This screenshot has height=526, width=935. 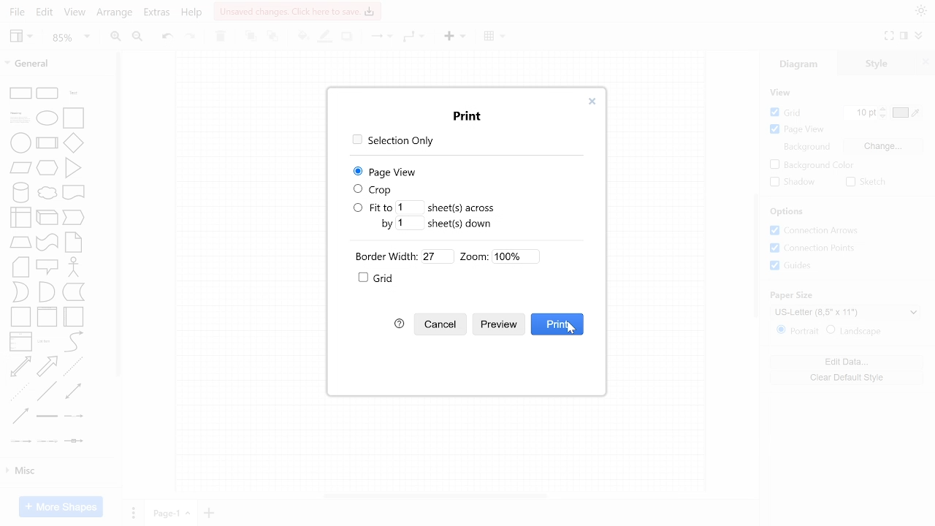 I want to click on Style, so click(x=877, y=63).